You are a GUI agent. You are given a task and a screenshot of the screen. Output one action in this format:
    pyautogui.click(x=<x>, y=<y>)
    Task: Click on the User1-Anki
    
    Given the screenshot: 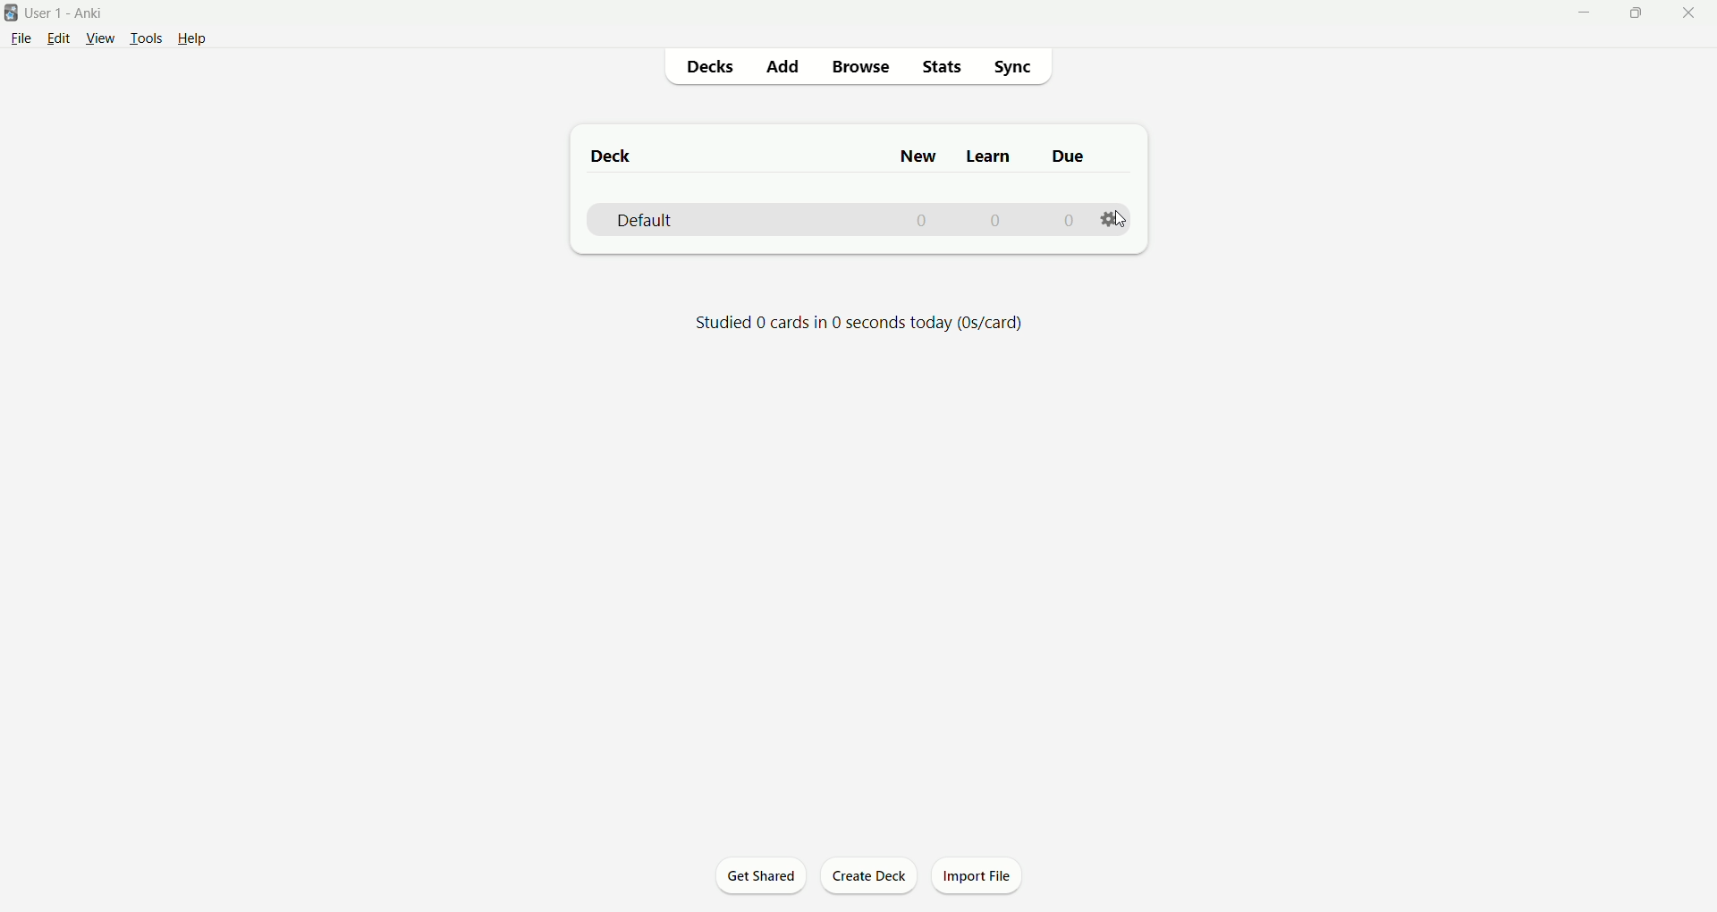 What is the action you would take?
    pyautogui.click(x=74, y=13)
    